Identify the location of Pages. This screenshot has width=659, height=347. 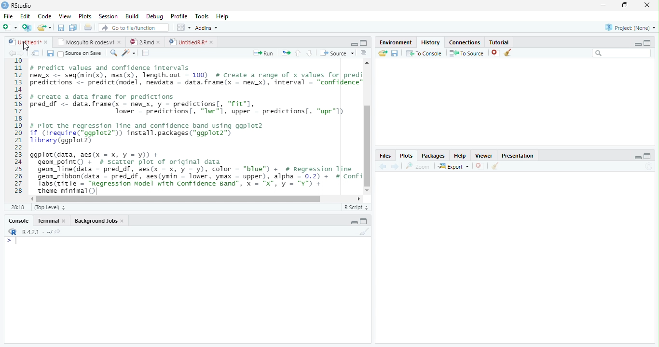
(147, 53).